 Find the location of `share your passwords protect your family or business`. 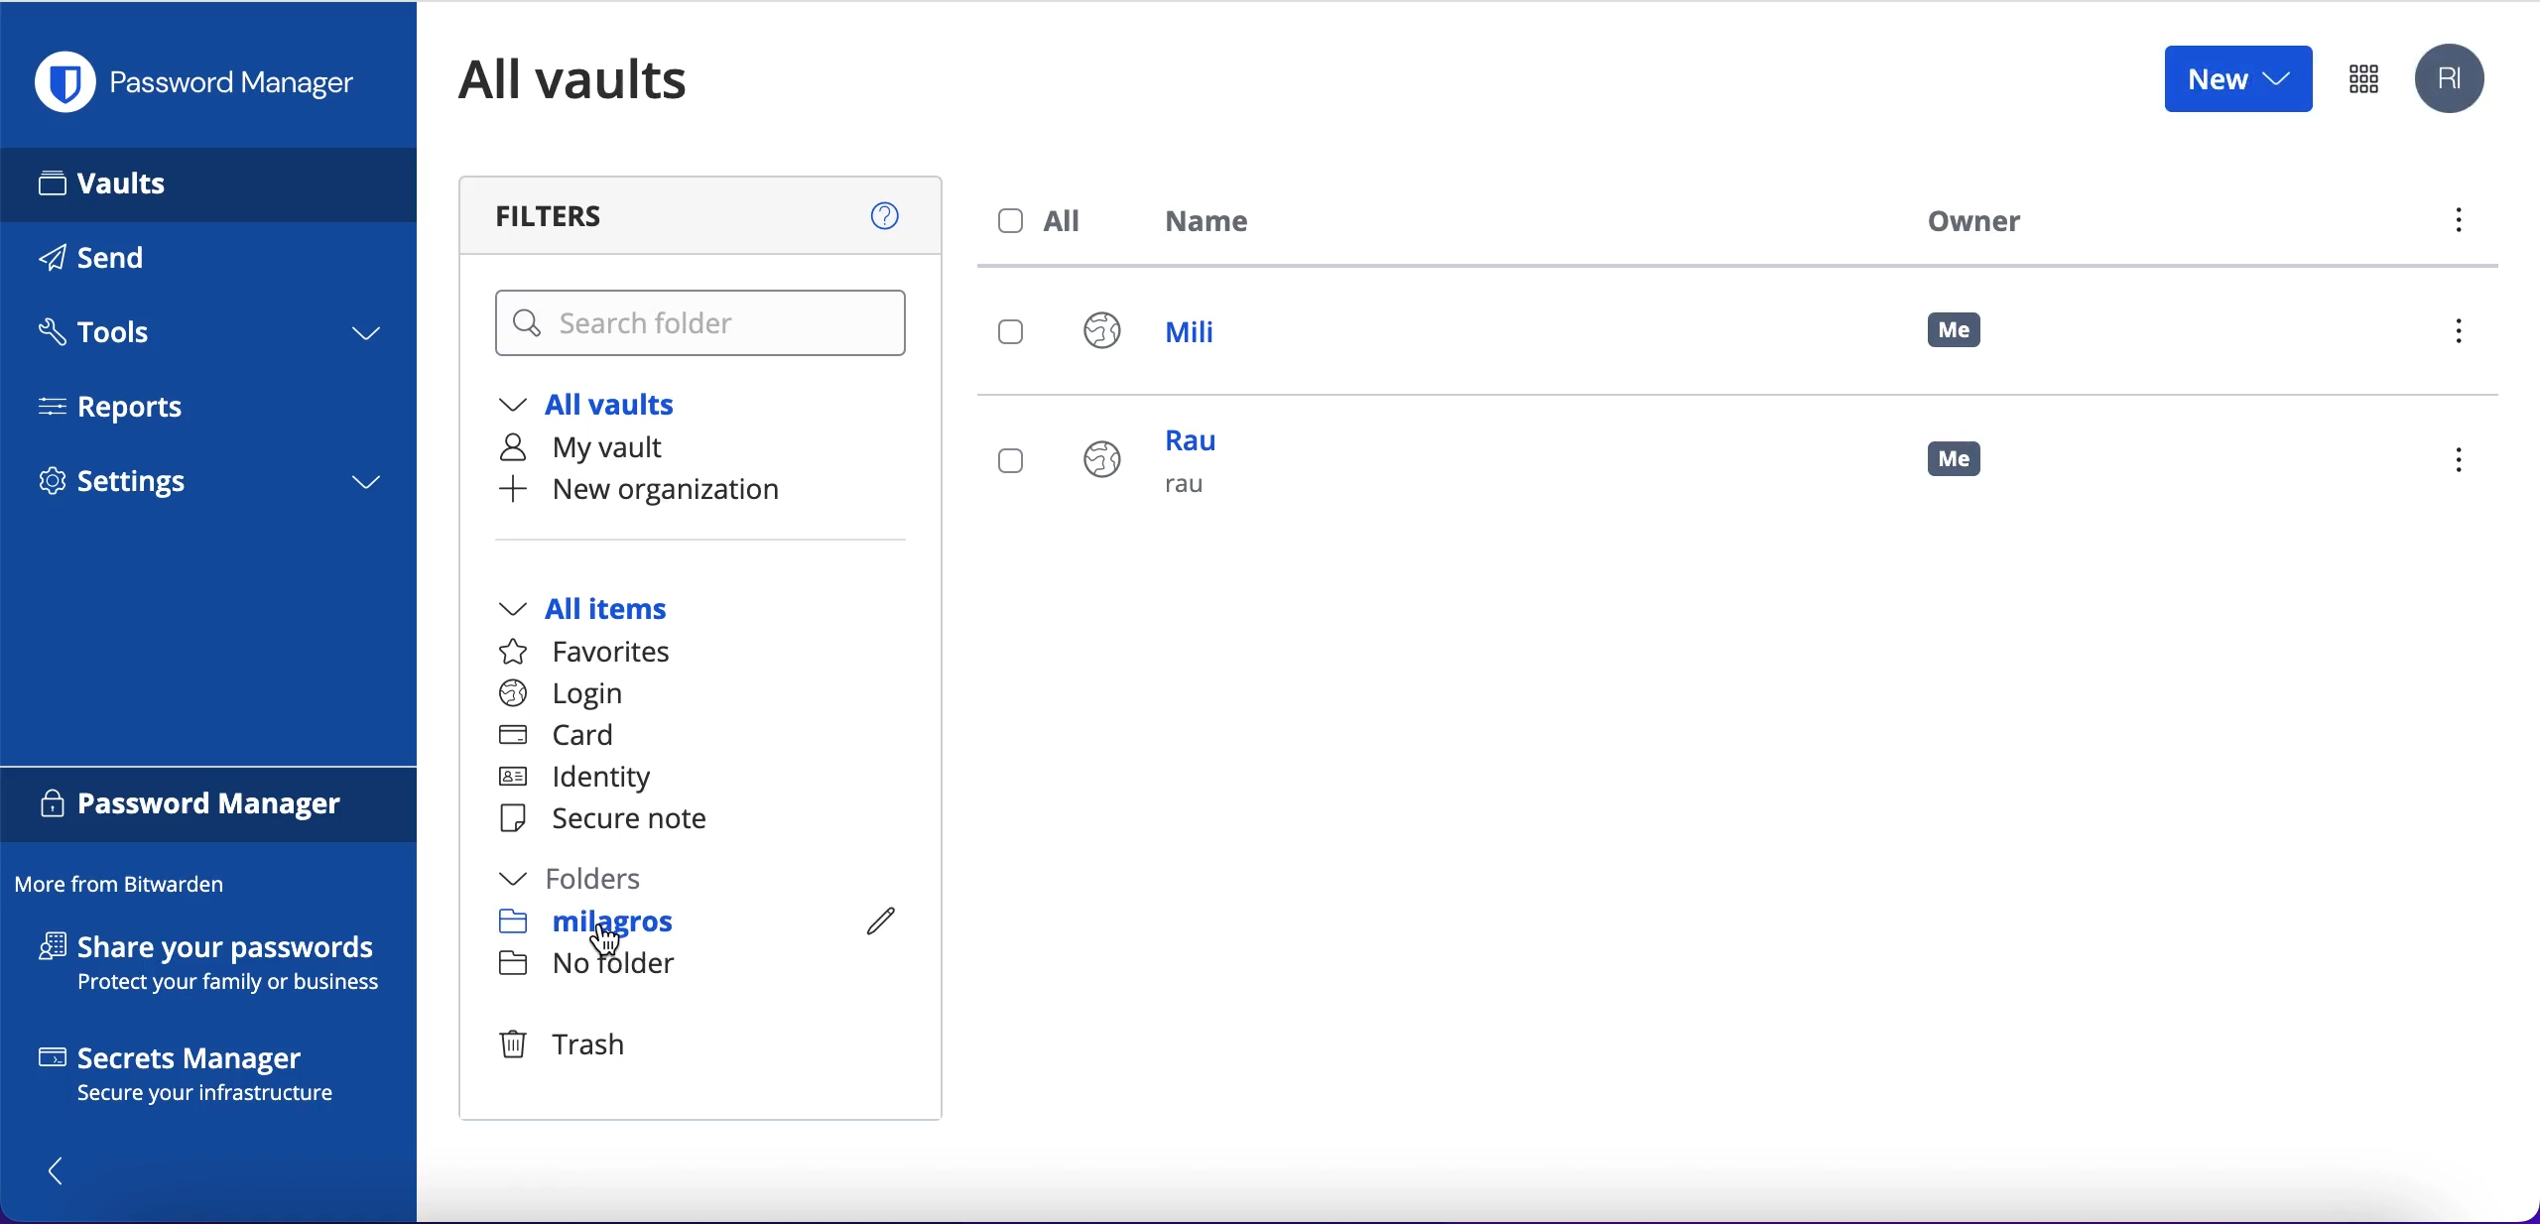

share your passwords protect your family or business is located at coordinates (220, 967).